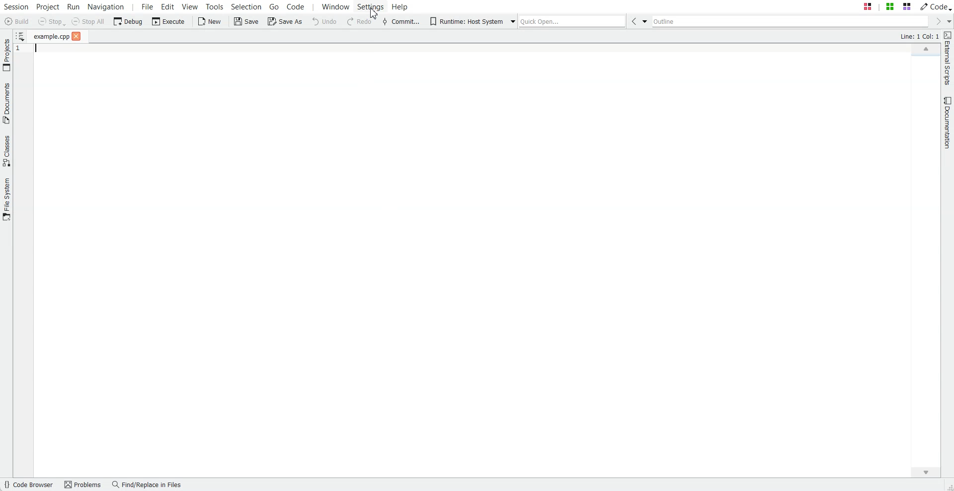  What do you see at coordinates (84, 485) in the screenshot?
I see `Problems` at bounding box center [84, 485].